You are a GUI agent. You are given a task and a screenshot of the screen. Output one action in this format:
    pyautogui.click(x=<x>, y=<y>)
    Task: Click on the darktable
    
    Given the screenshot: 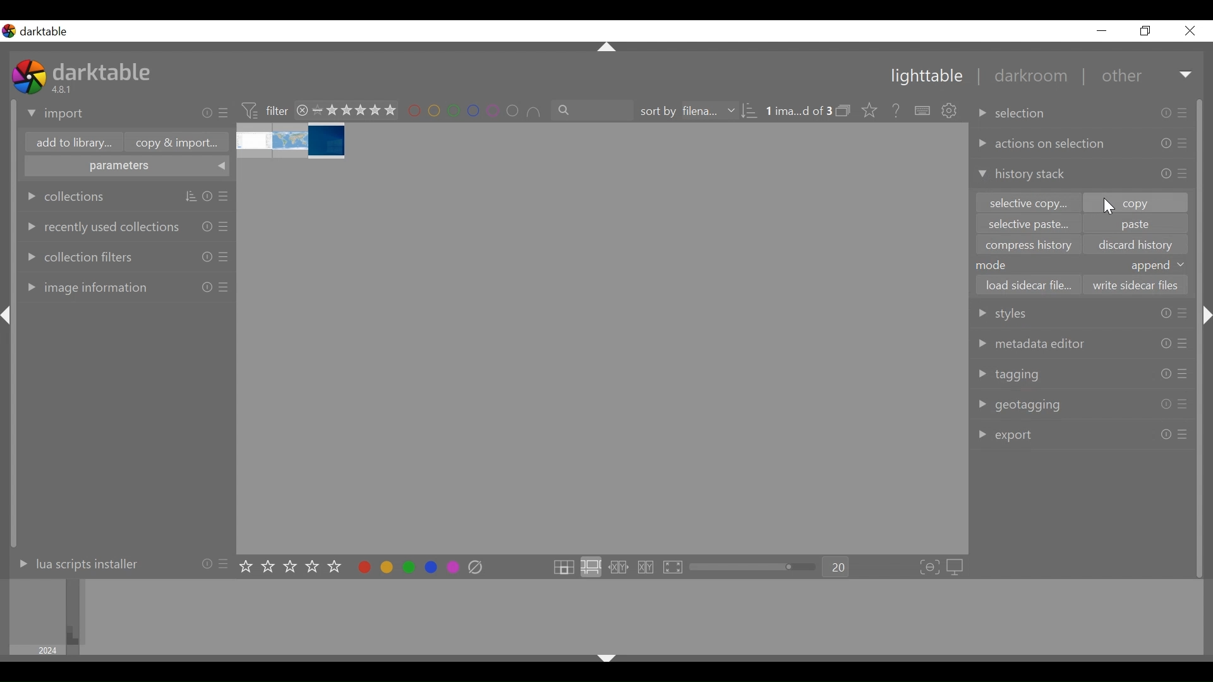 What is the action you would take?
    pyautogui.click(x=48, y=32)
    